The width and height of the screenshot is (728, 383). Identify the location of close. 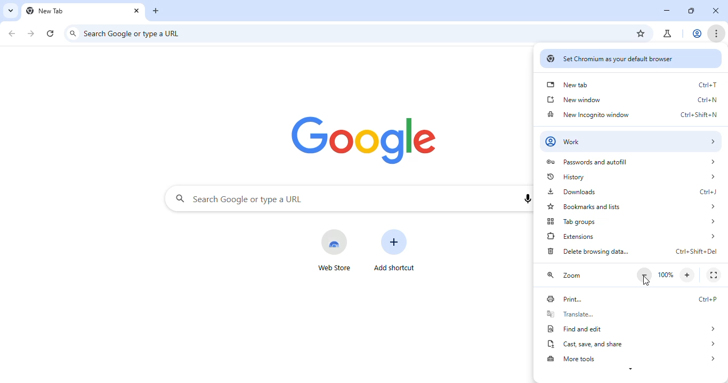
(716, 11).